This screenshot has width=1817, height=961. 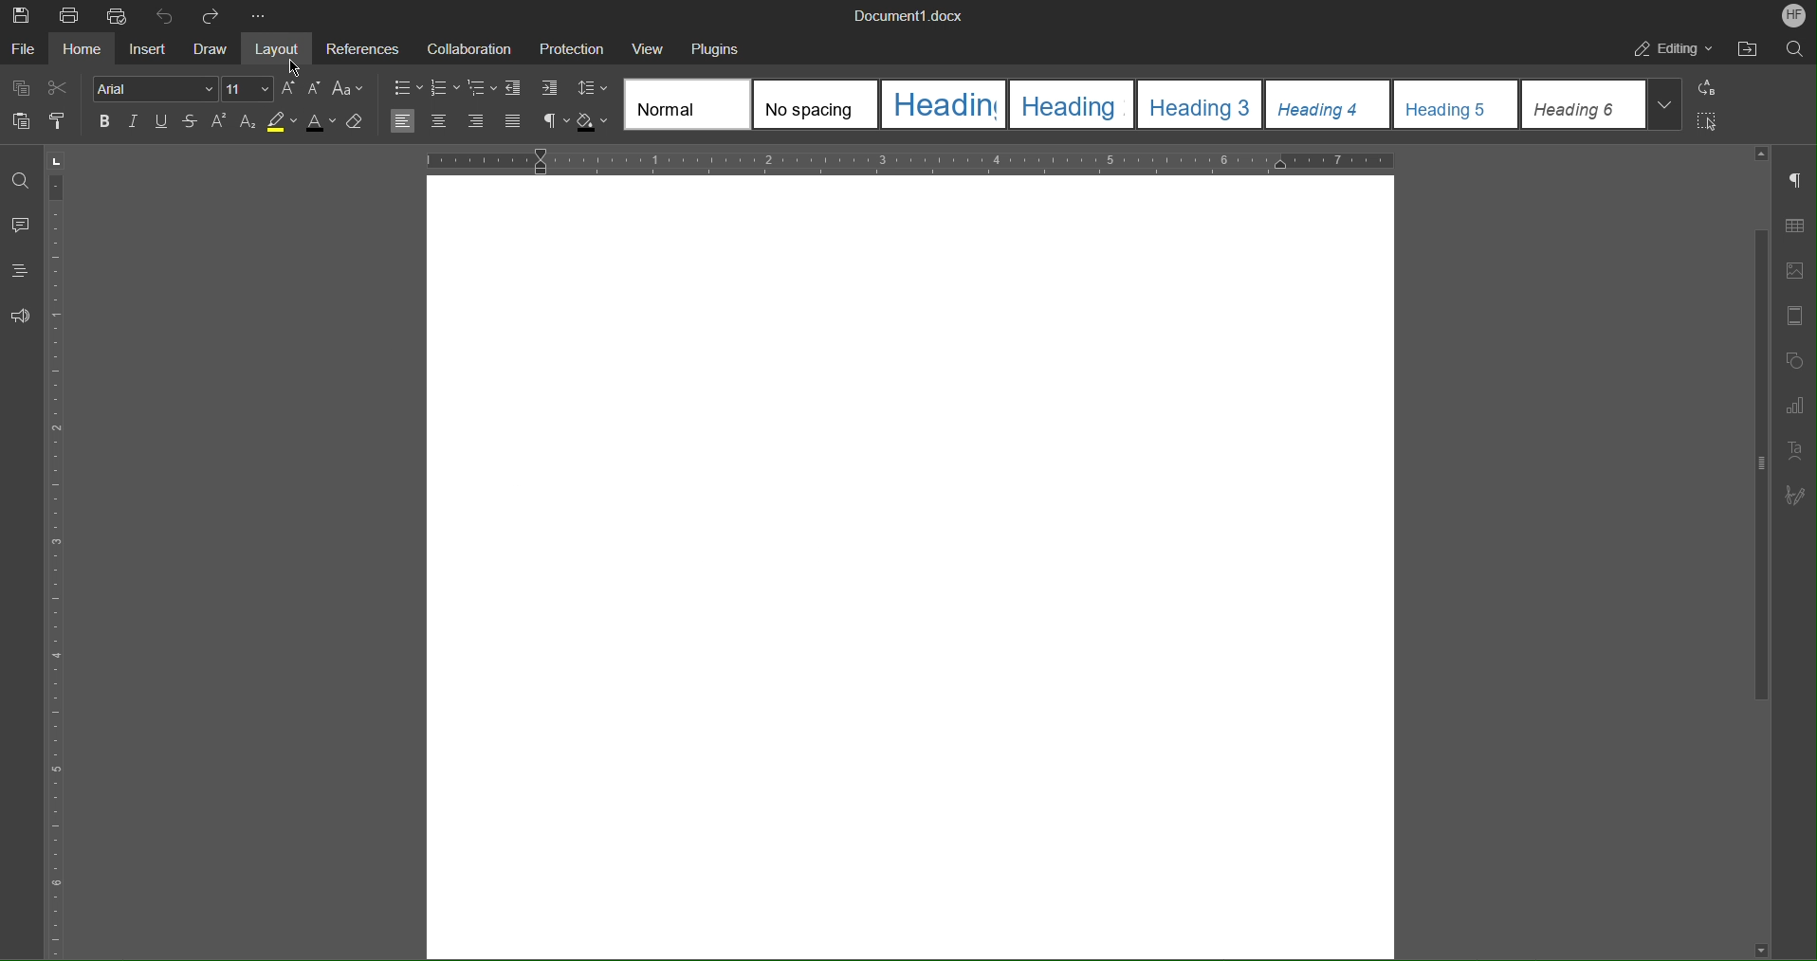 What do you see at coordinates (321, 121) in the screenshot?
I see `Text Color` at bounding box center [321, 121].